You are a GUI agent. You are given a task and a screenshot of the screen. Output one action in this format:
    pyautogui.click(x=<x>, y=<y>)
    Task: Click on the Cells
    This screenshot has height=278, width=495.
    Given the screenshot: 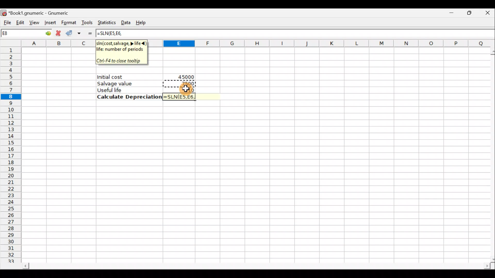 What is the action you would take?
    pyautogui.click(x=254, y=183)
    